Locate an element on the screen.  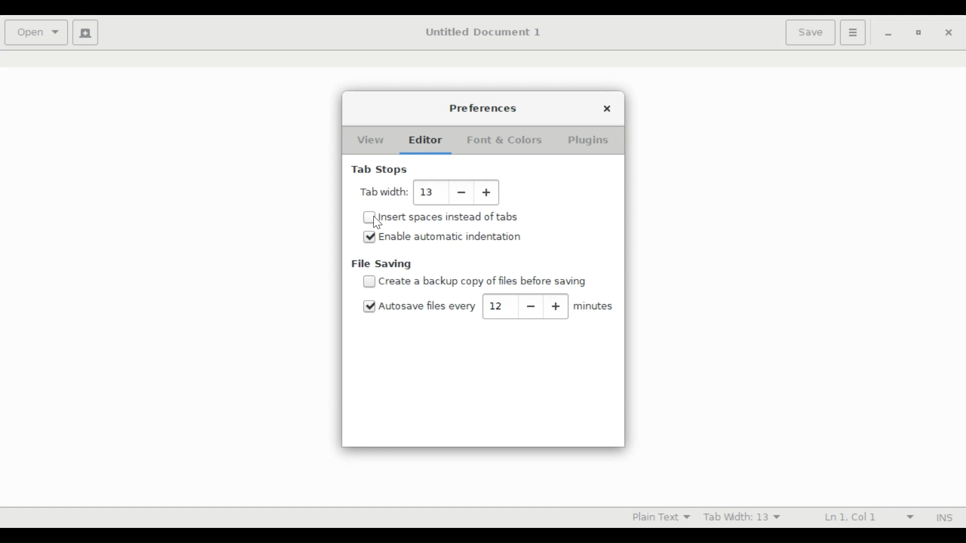
Create new document is located at coordinates (86, 33).